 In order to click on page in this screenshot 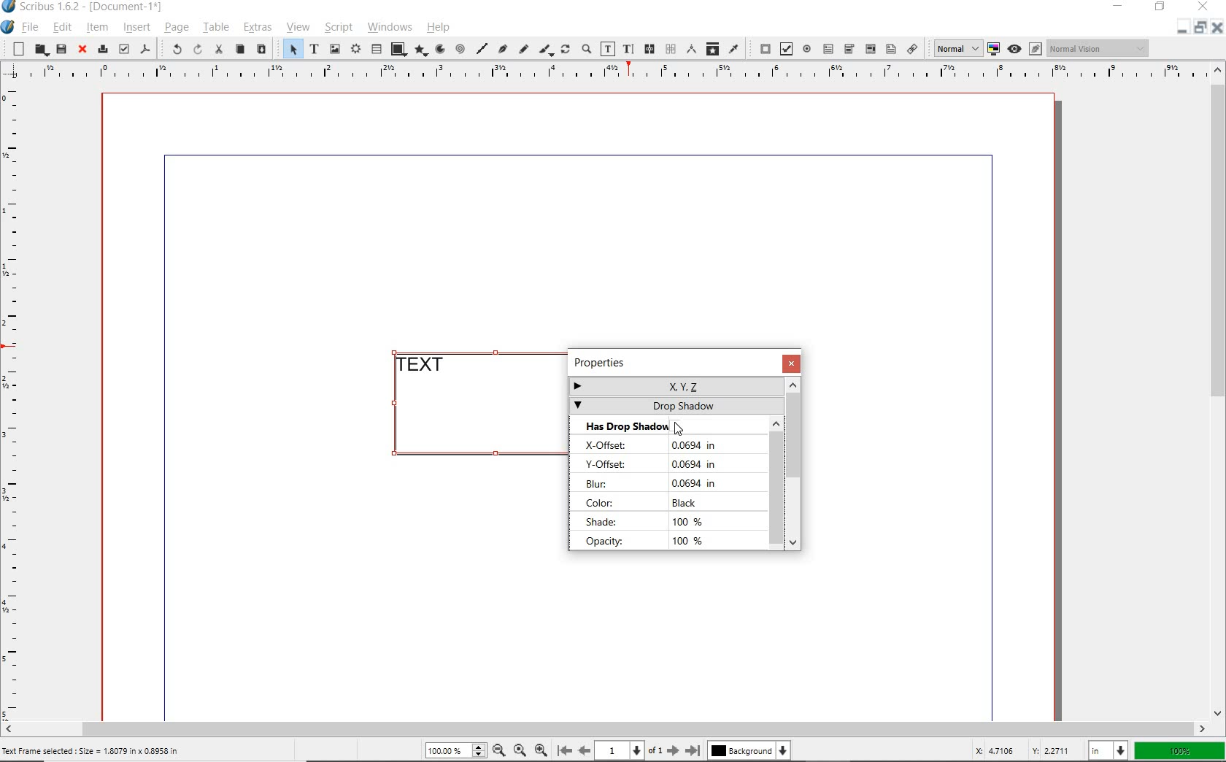, I will do `click(175, 29)`.